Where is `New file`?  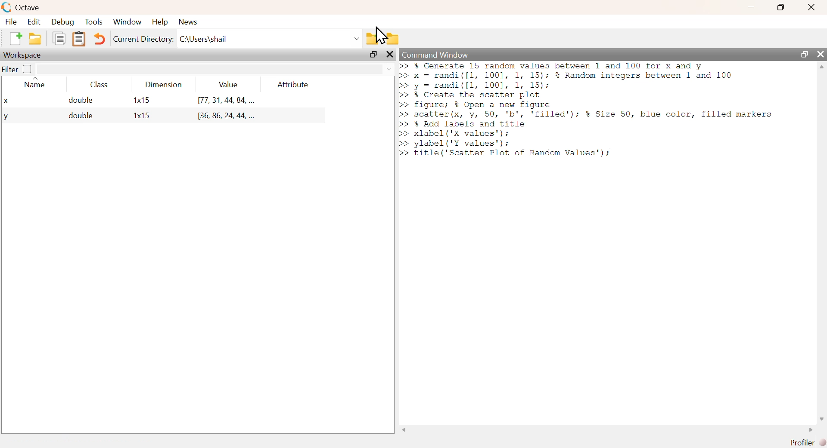 New file is located at coordinates (15, 38).